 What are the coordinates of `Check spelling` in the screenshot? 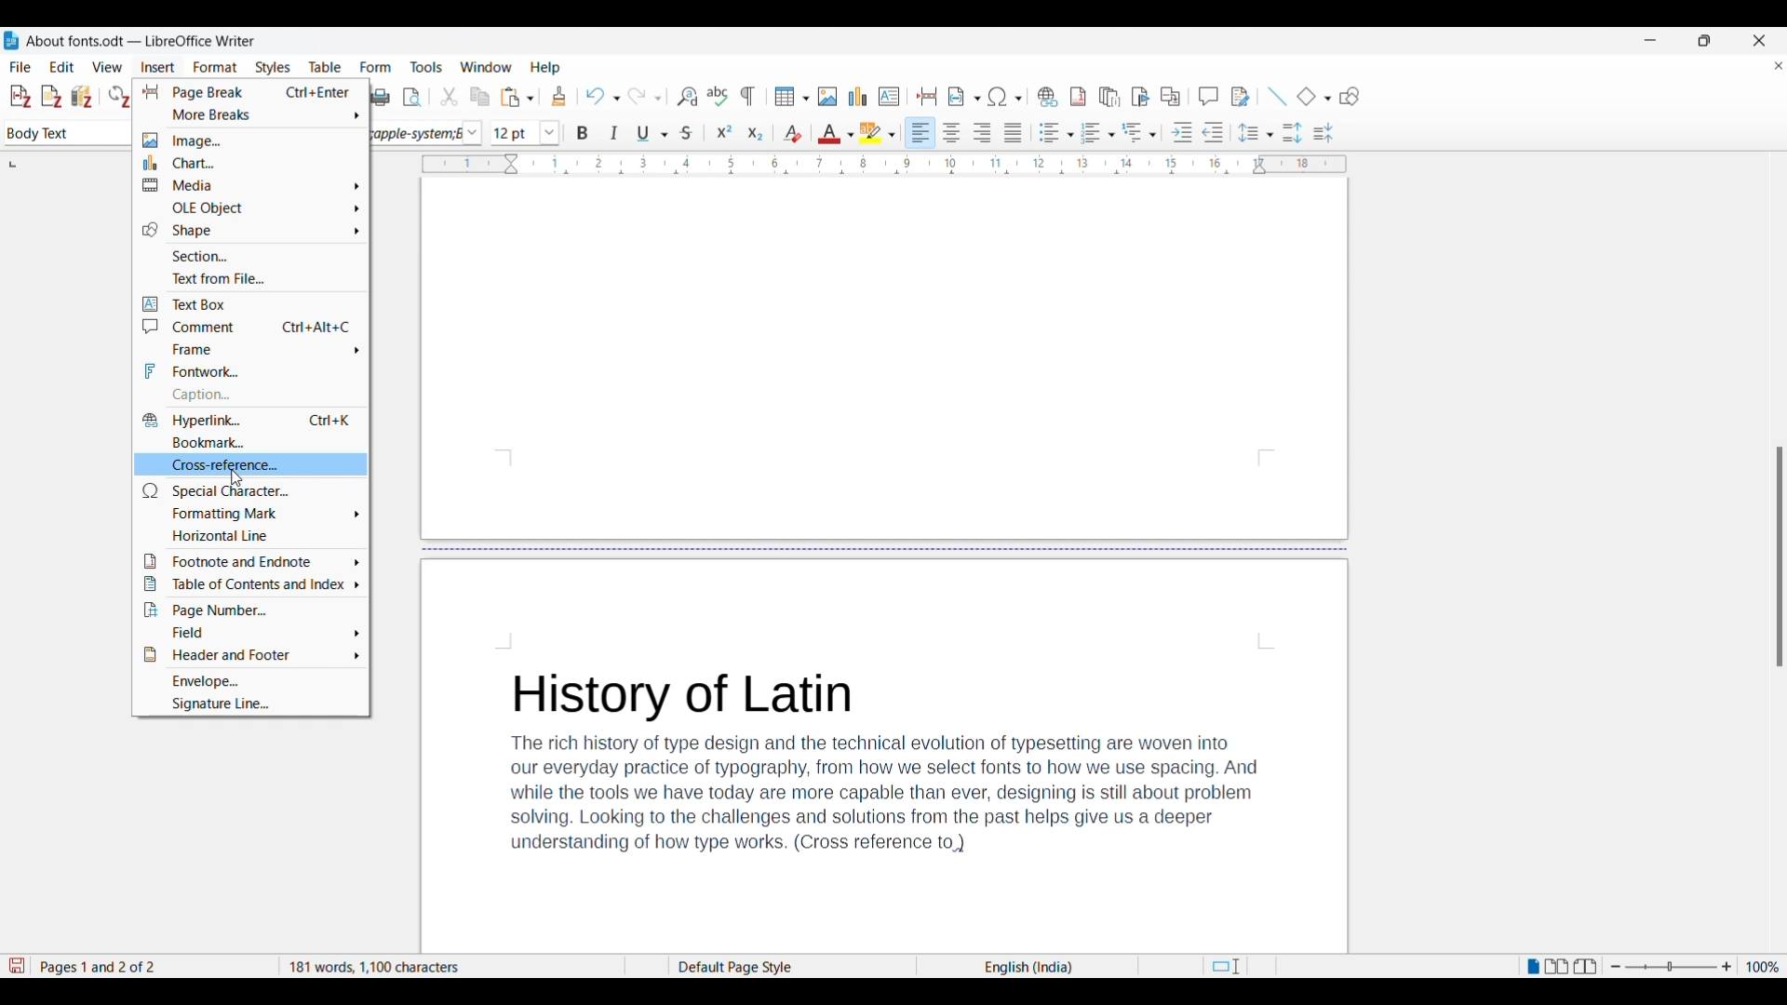 It's located at (717, 96).